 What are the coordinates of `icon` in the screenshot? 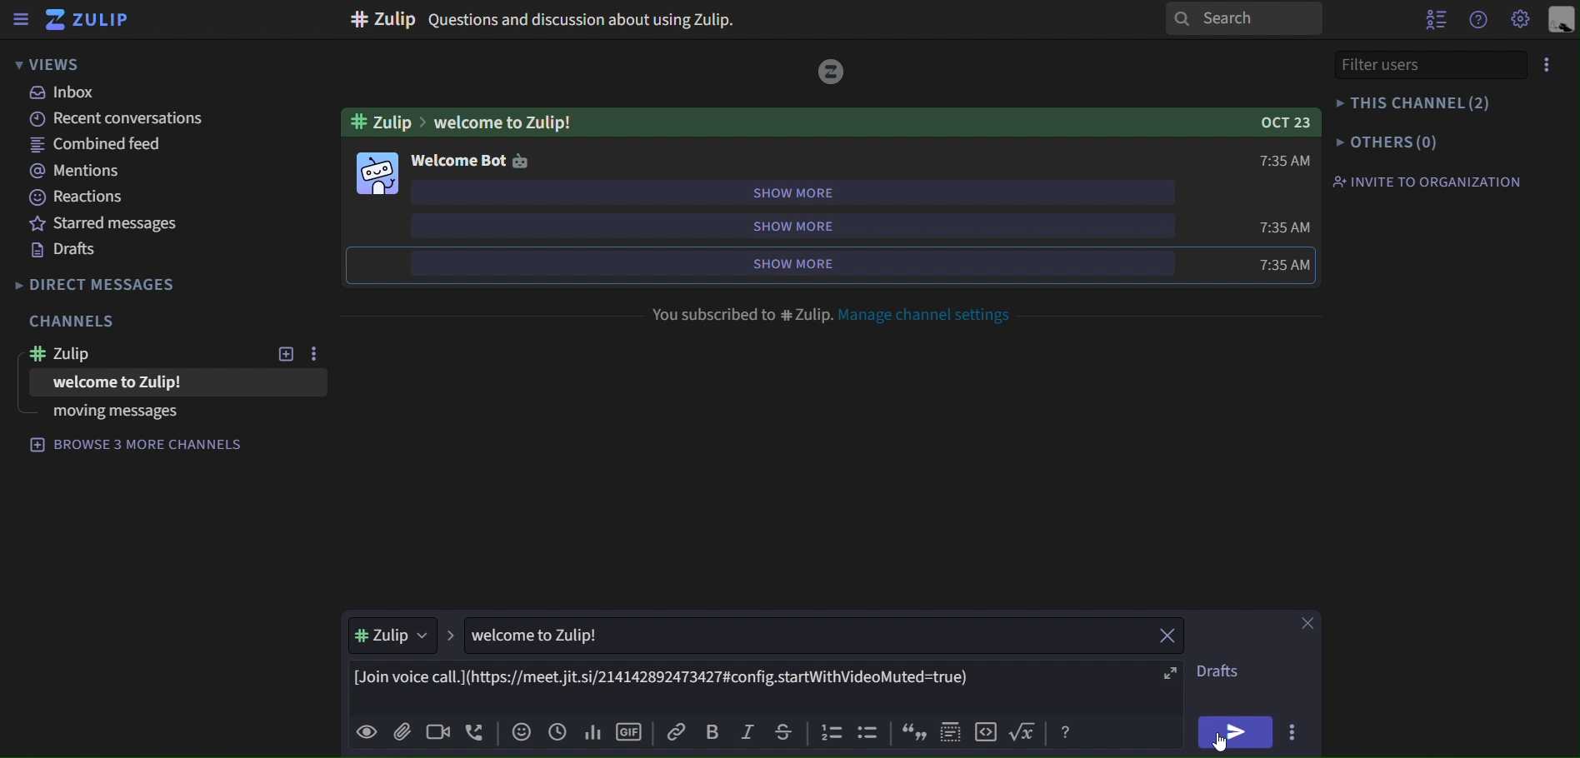 It's located at (867, 733).